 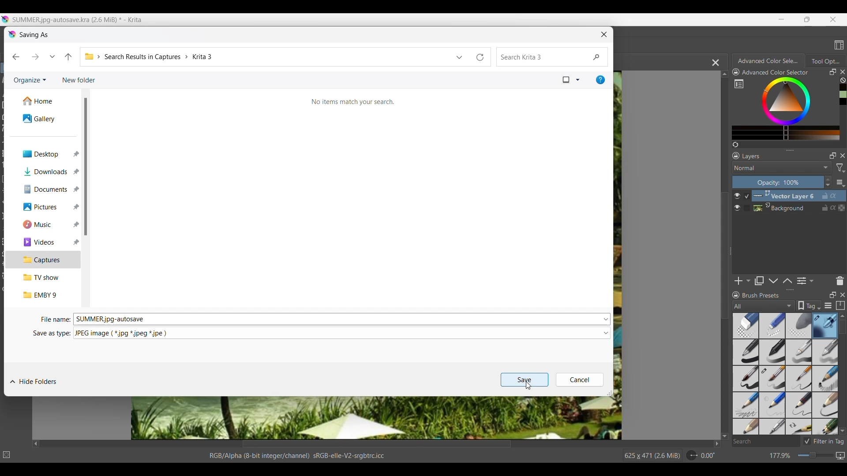 I want to click on Desktop folder, so click(x=44, y=154).